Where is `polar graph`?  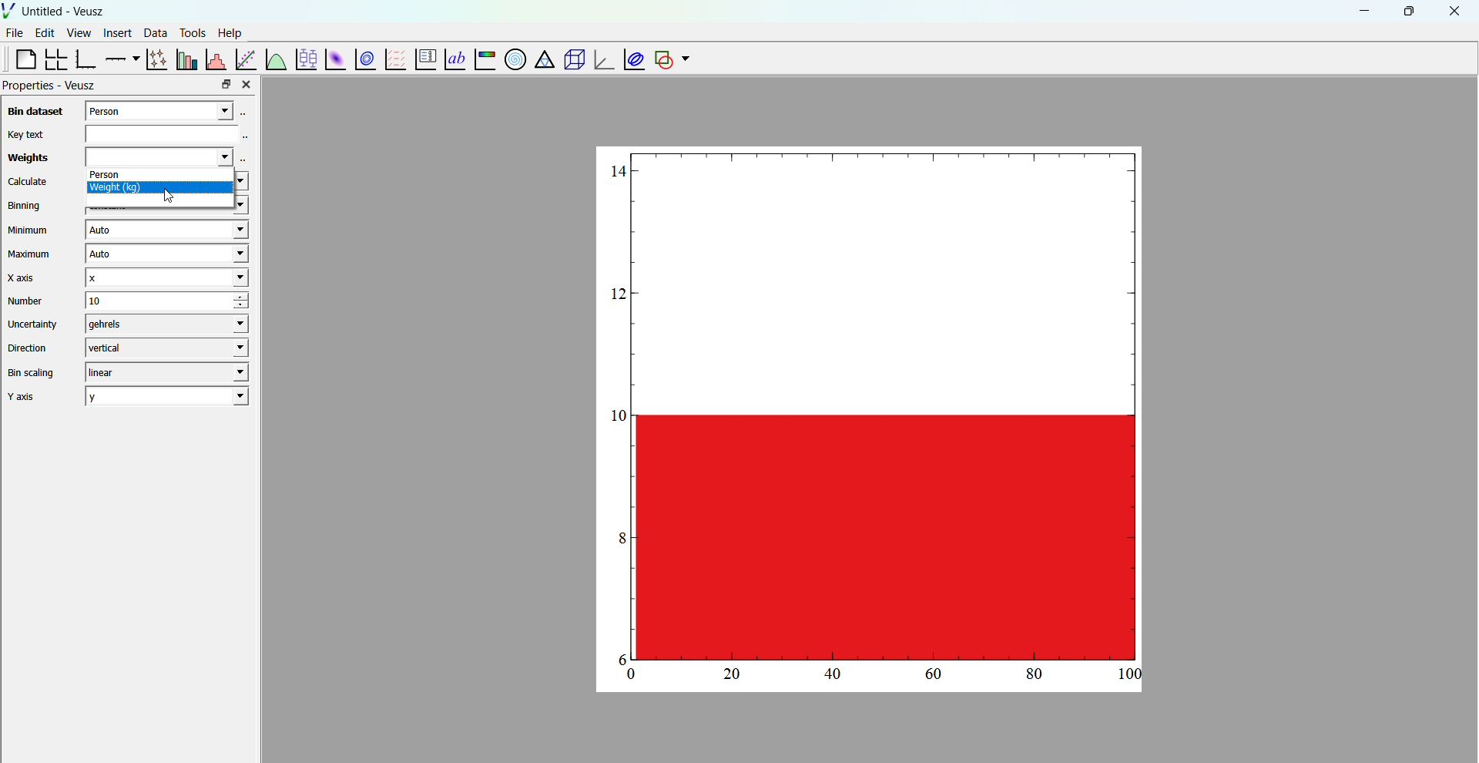 polar graph is located at coordinates (512, 59).